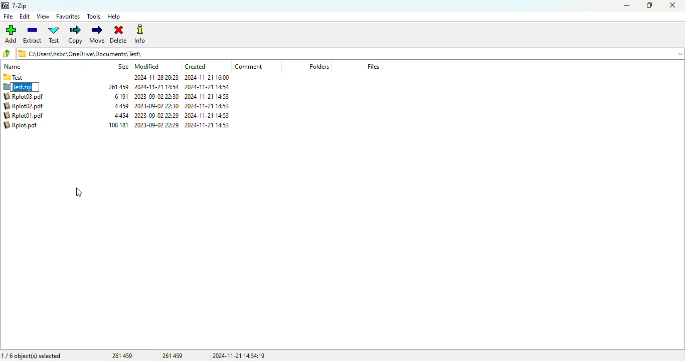  What do you see at coordinates (121, 106) in the screenshot?
I see `4 459` at bounding box center [121, 106].